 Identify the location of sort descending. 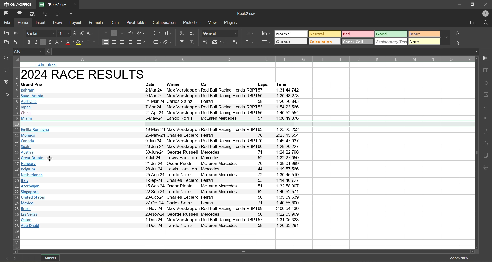
(192, 33).